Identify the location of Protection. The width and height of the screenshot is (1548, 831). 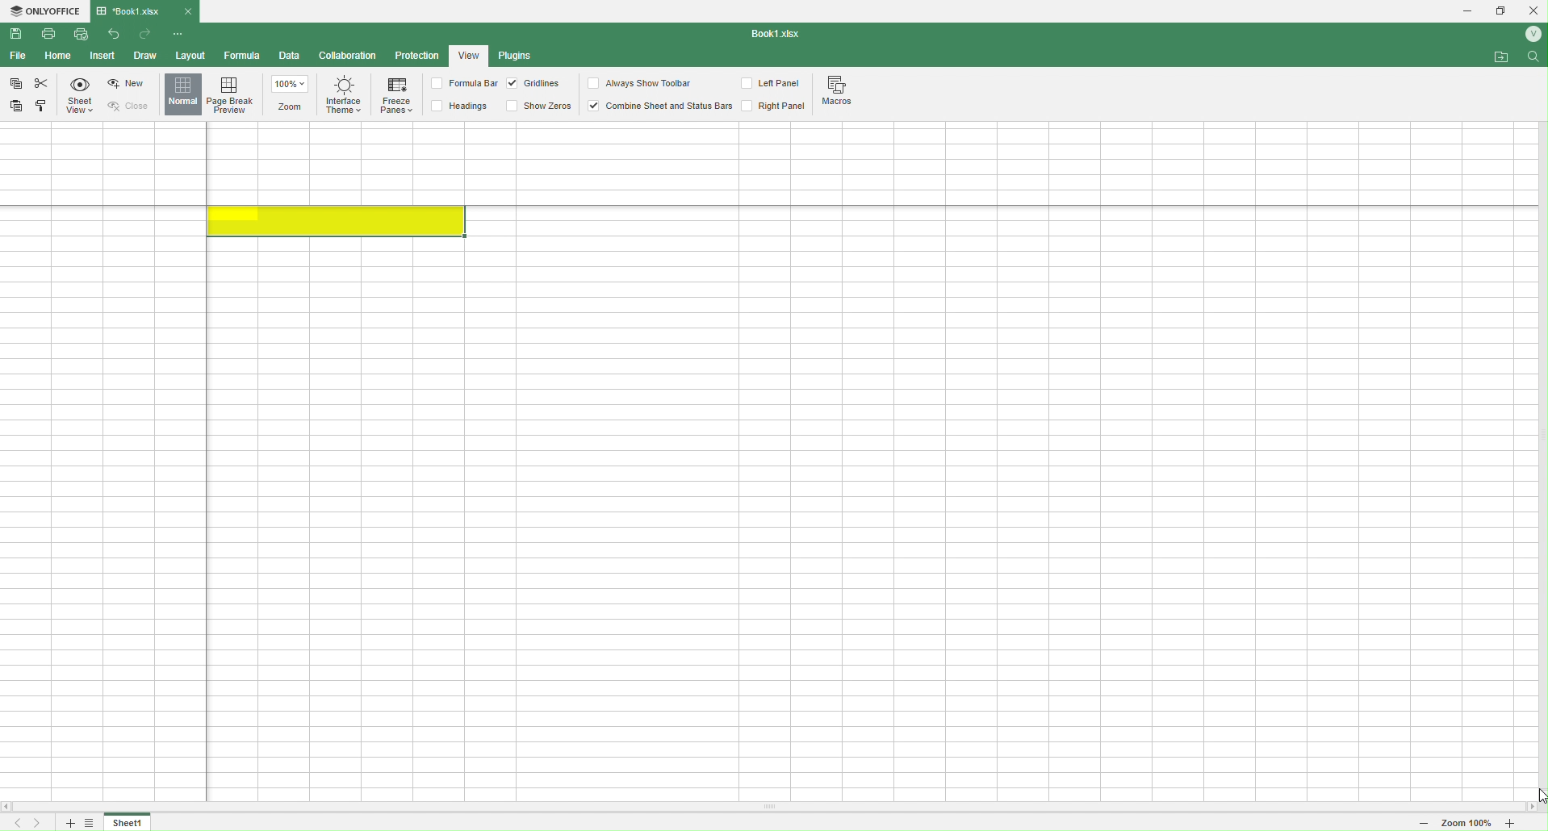
(416, 57).